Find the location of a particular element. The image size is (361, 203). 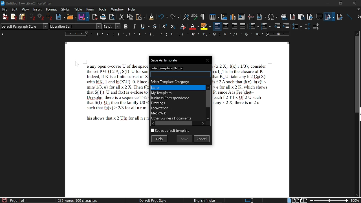

 is located at coordinates (14, 17).